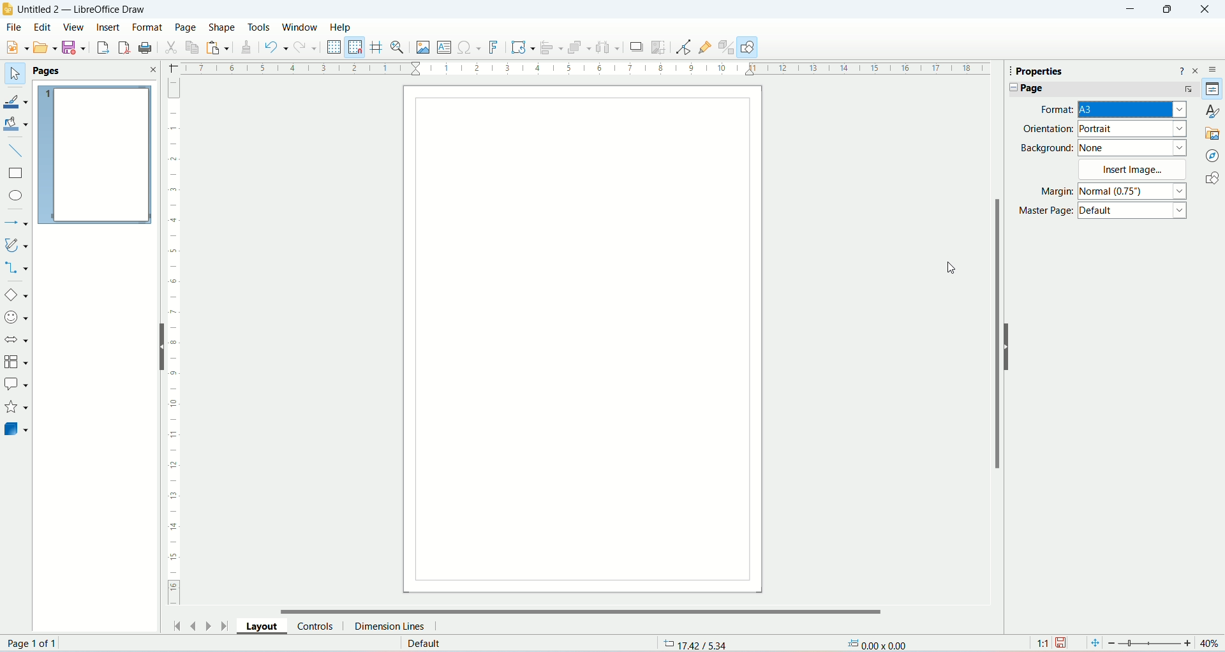  What do you see at coordinates (33, 642) in the screenshot?
I see `page` at bounding box center [33, 642].